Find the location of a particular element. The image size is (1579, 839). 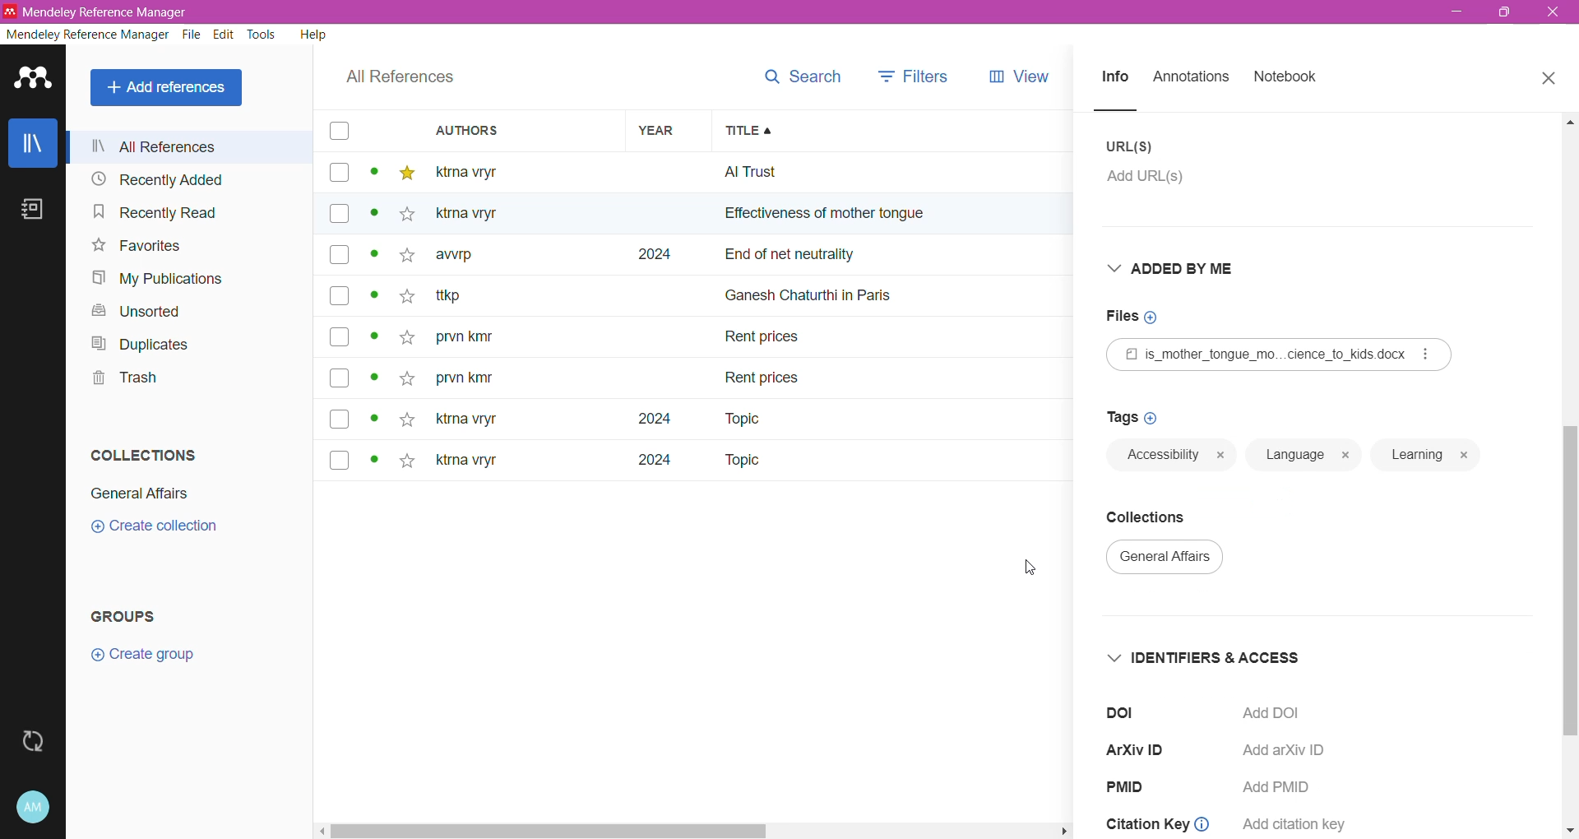

Unsorted is located at coordinates (142, 313).